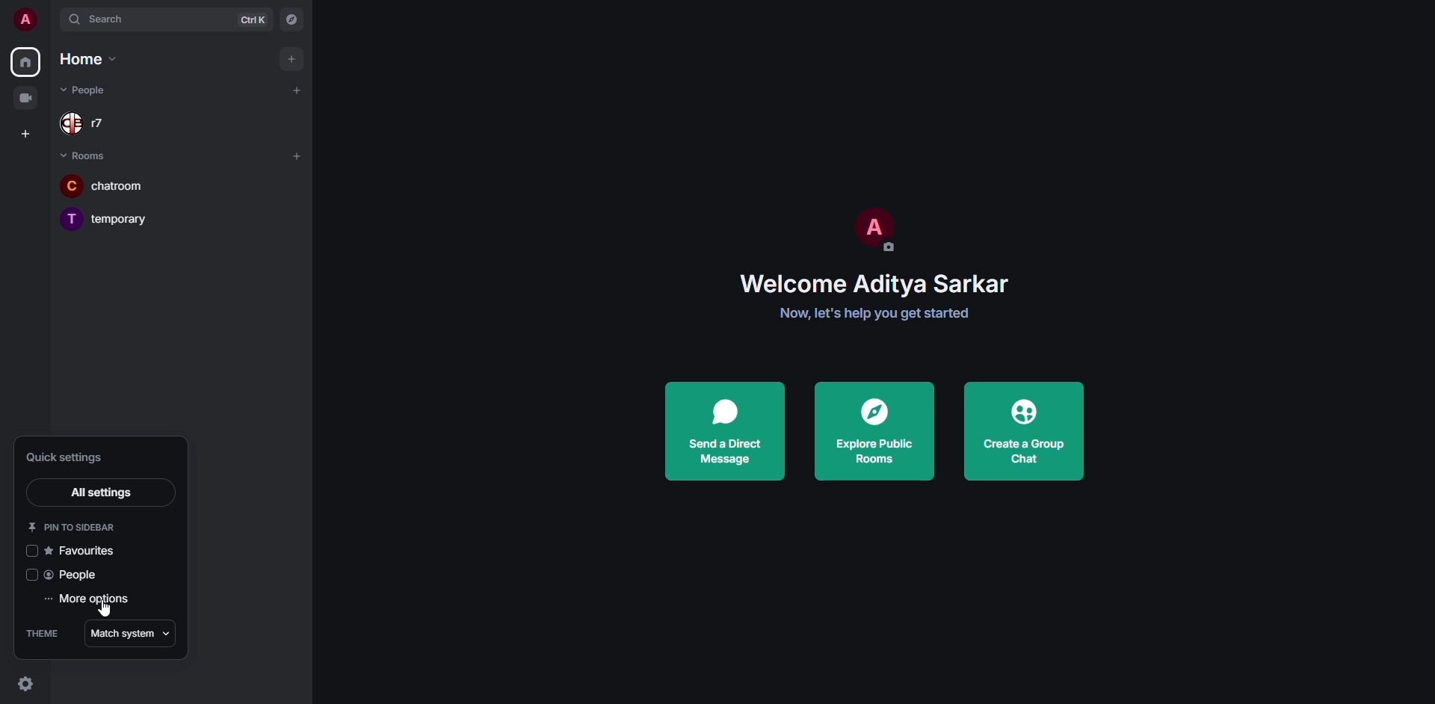  Describe the element at coordinates (724, 430) in the screenshot. I see `send a direct message` at that location.